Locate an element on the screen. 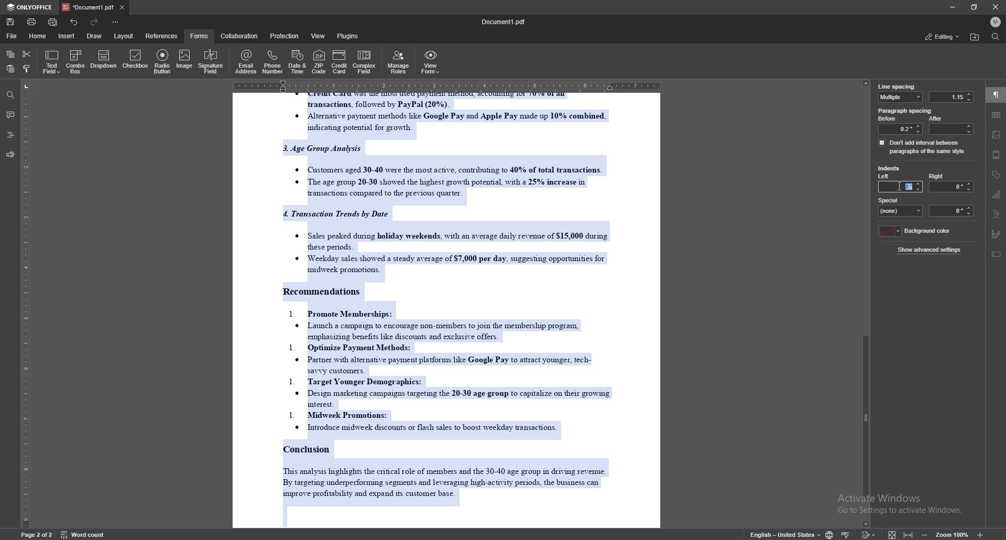  comment is located at coordinates (10, 115).